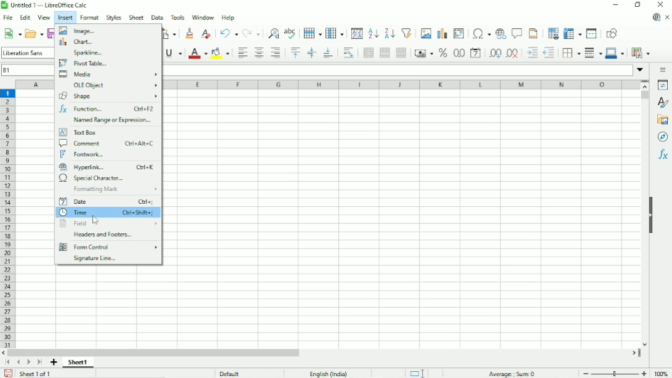  What do you see at coordinates (102, 234) in the screenshot?
I see `Headers and footers` at bounding box center [102, 234].